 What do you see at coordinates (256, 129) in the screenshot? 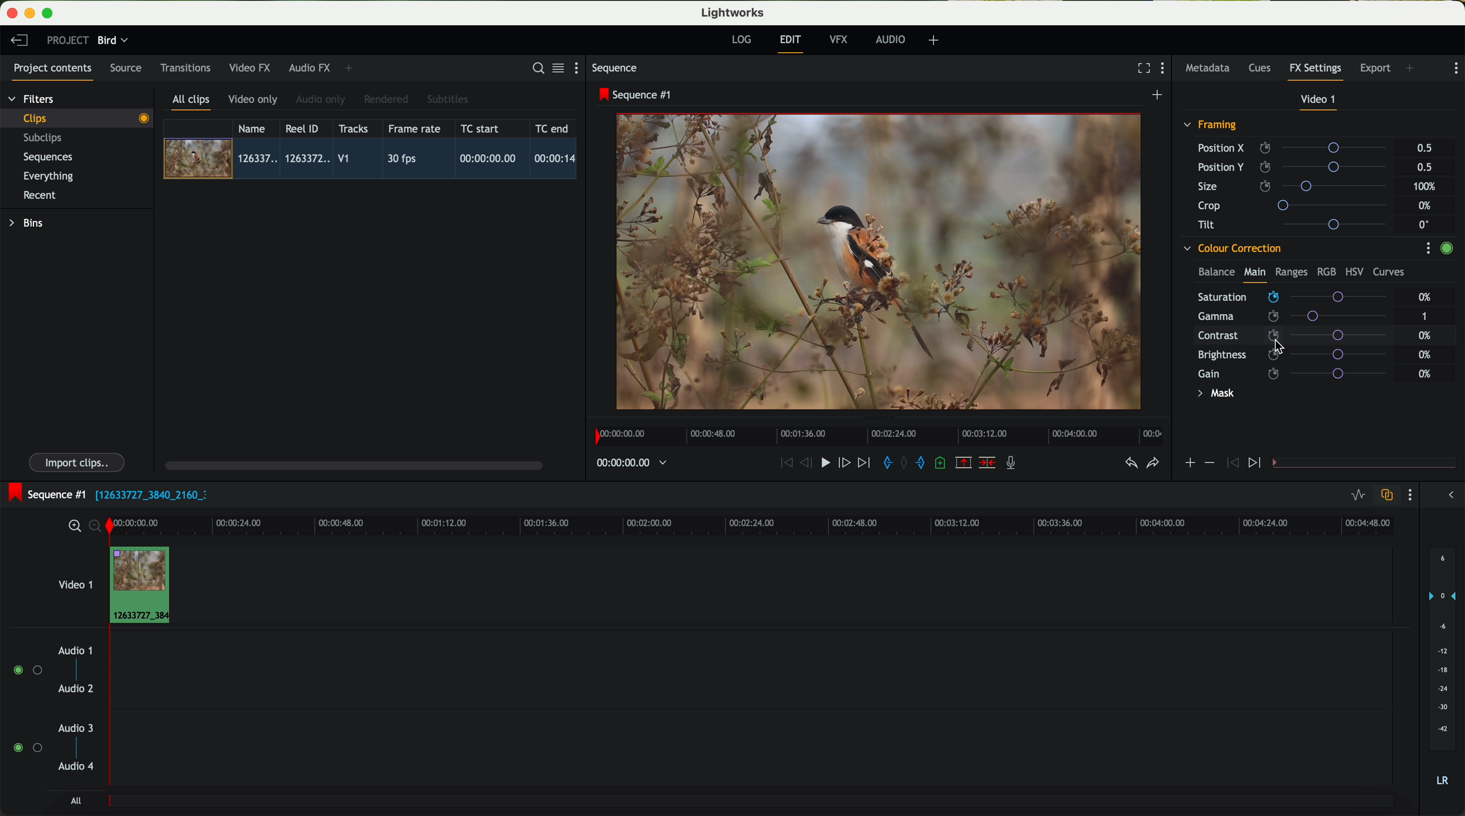
I see `name` at bounding box center [256, 129].